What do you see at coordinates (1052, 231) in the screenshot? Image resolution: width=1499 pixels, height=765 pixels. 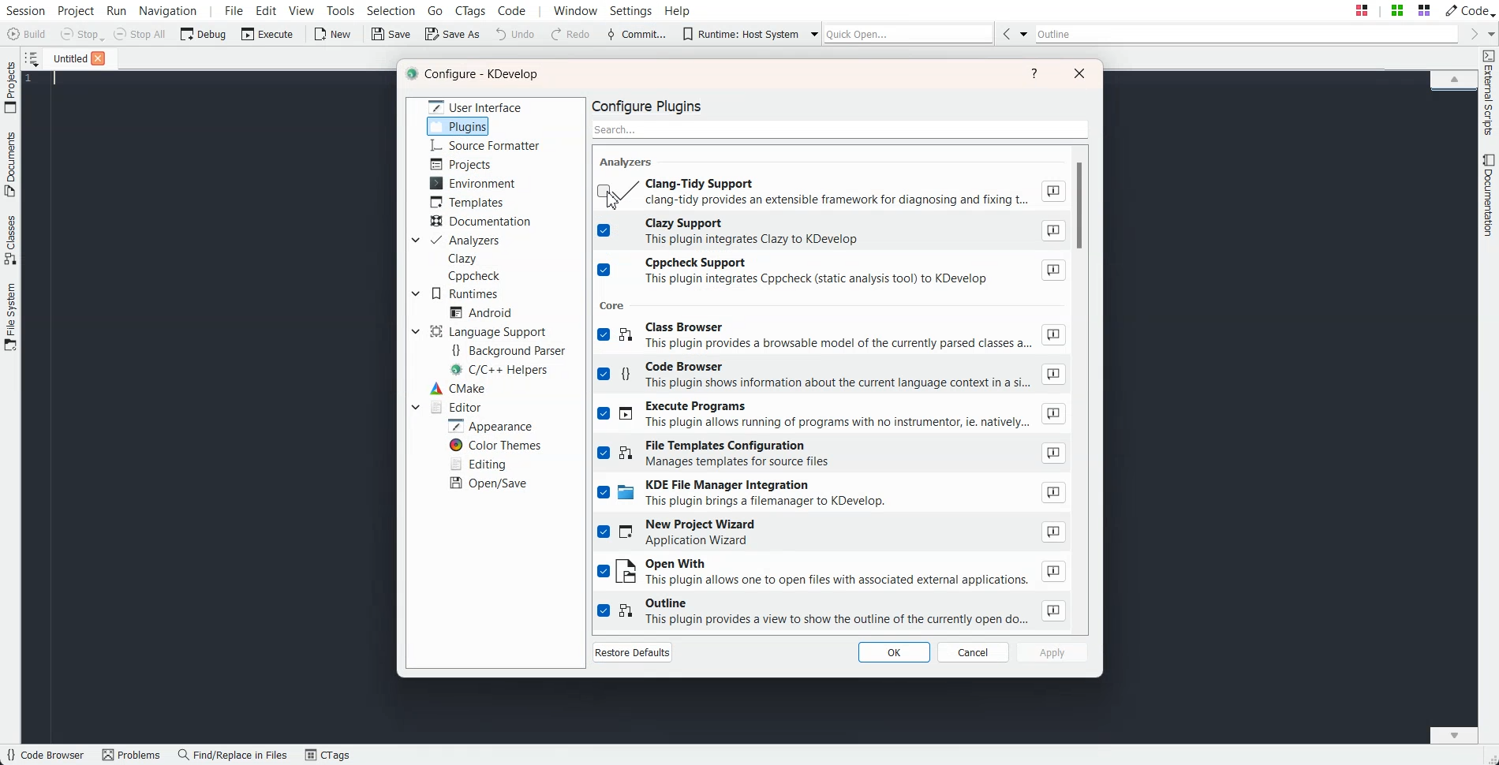 I see `About` at bounding box center [1052, 231].